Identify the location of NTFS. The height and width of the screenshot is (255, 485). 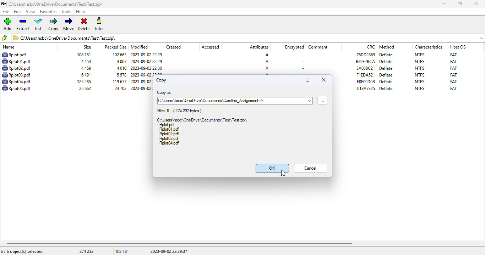
(419, 88).